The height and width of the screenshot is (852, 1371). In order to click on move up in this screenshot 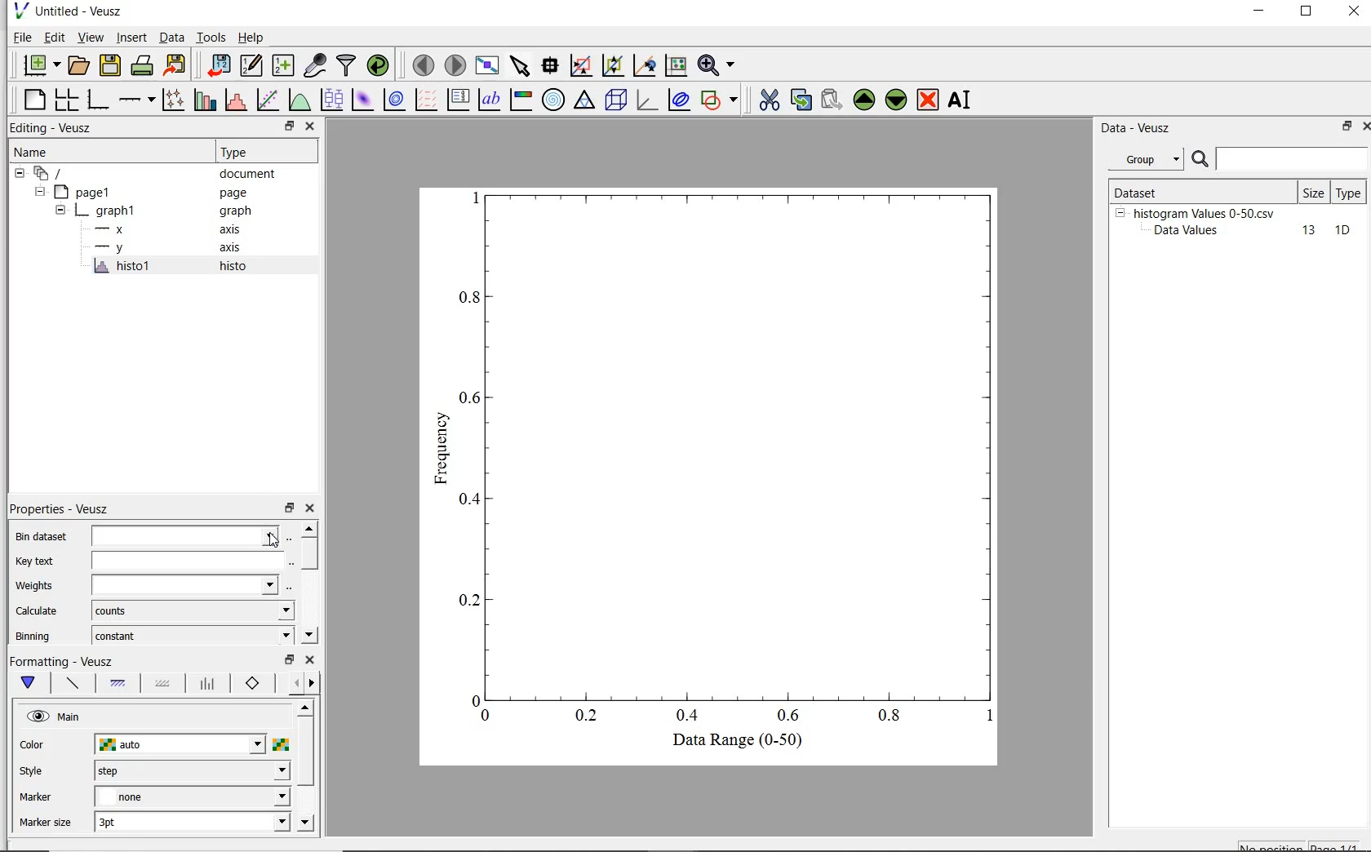, I will do `click(304, 707)`.